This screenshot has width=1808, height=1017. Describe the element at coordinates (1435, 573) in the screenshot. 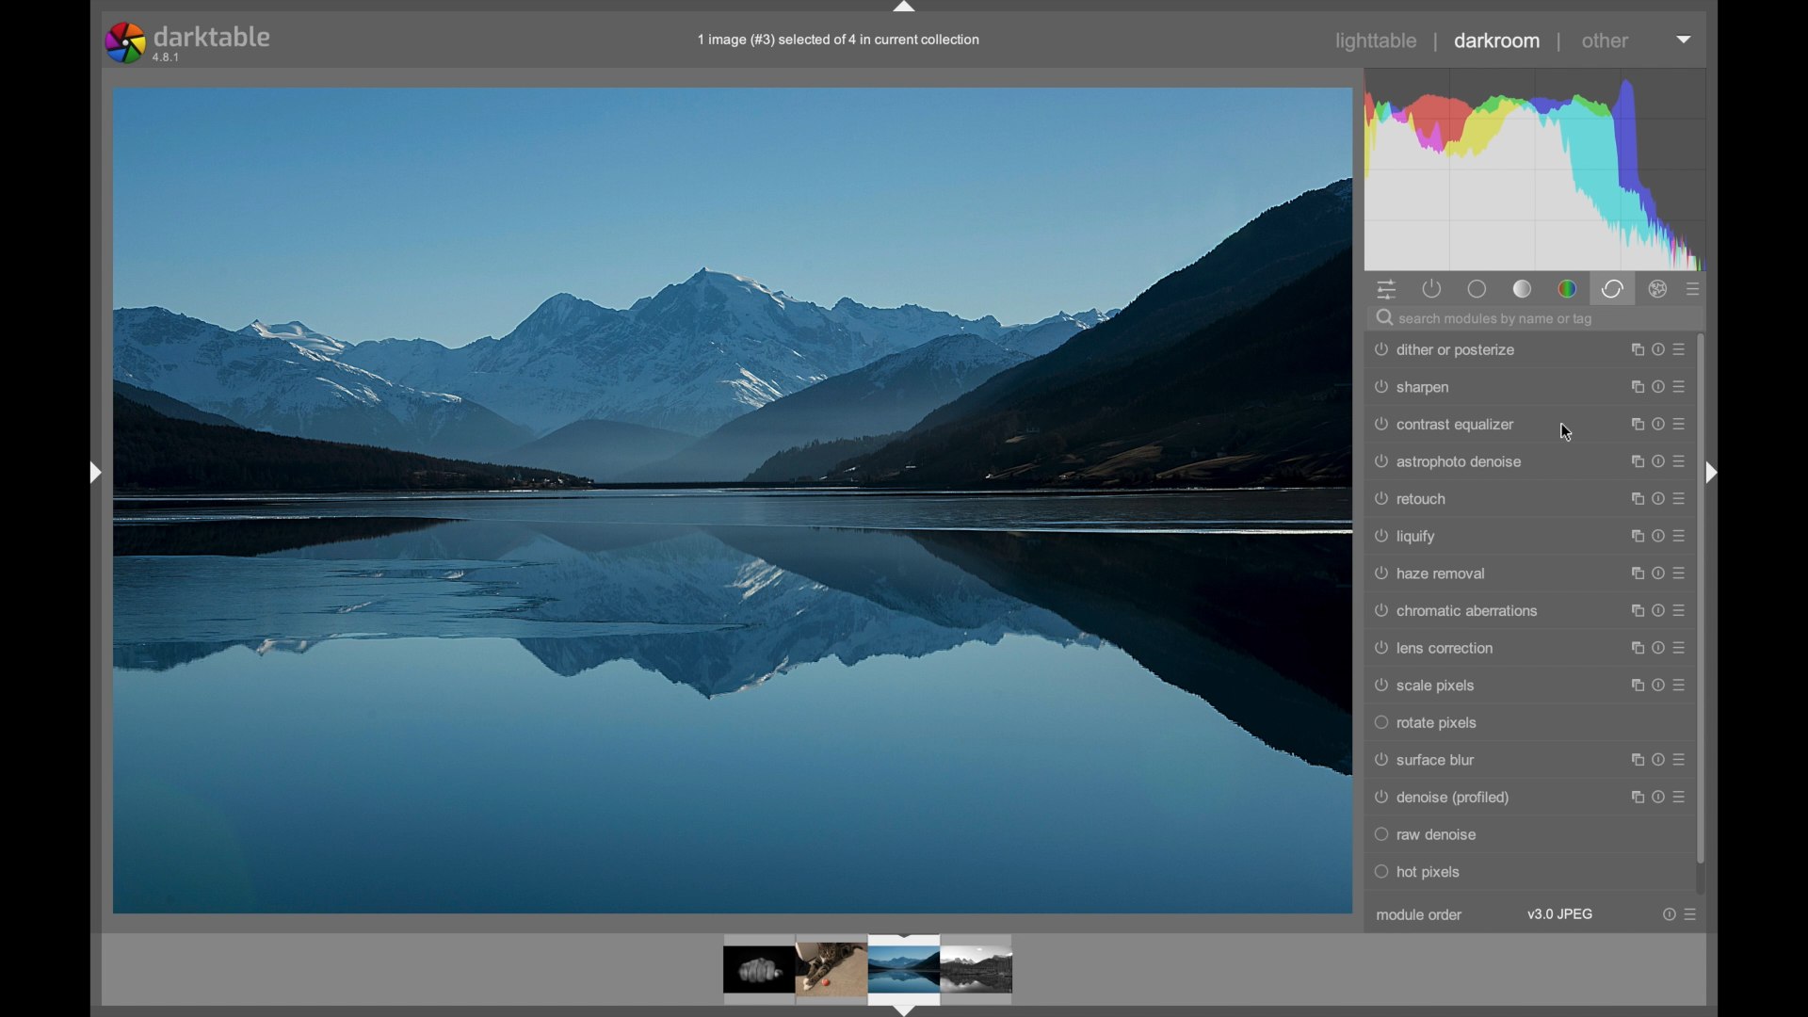

I see `haze  removal` at that location.